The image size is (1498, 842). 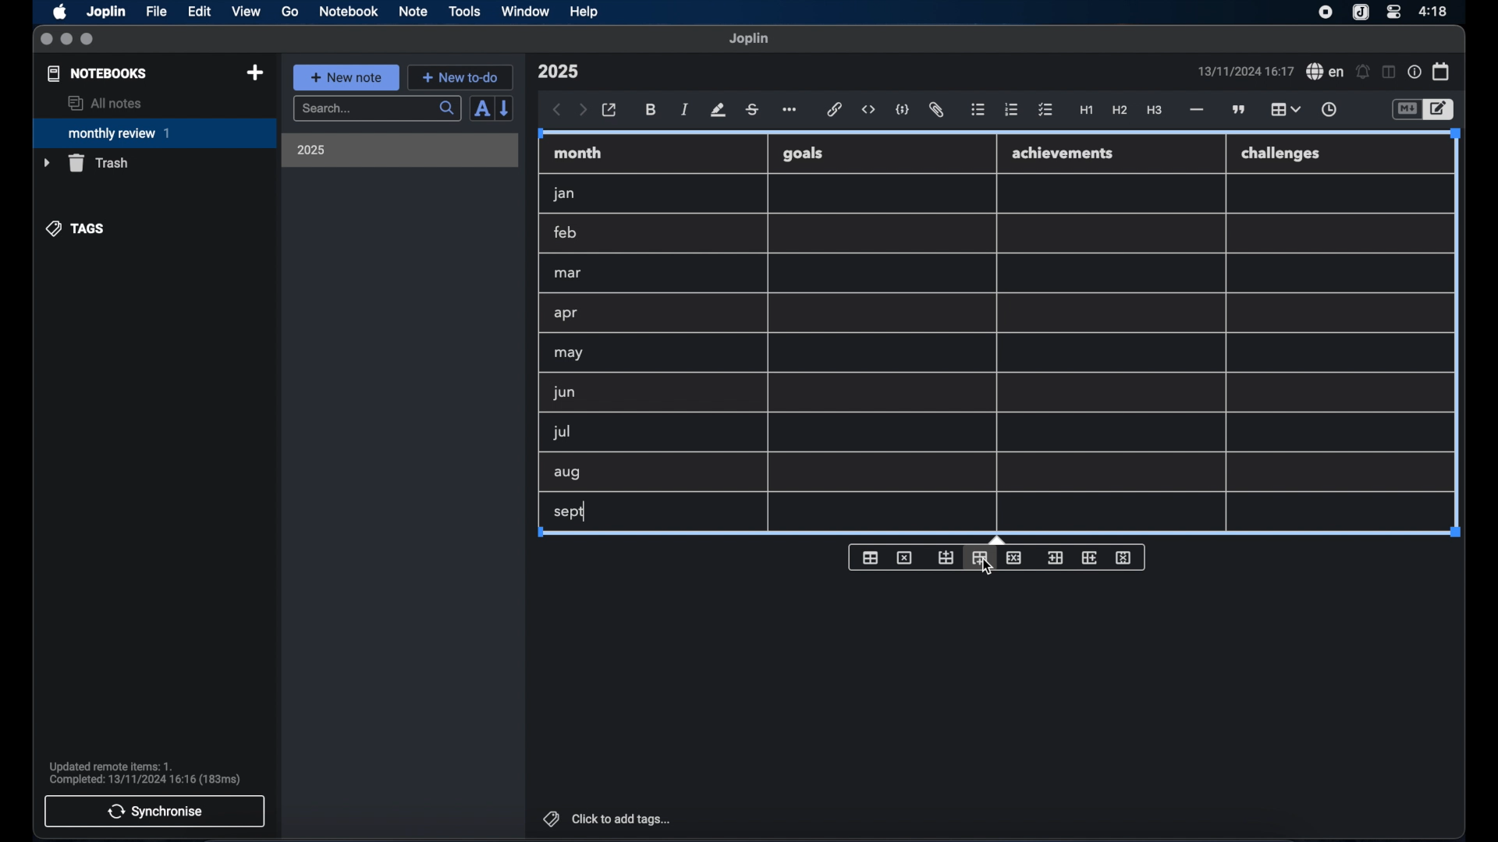 What do you see at coordinates (246, 12) in the screenshot?
I see `view` at bounding box center [246, 12].